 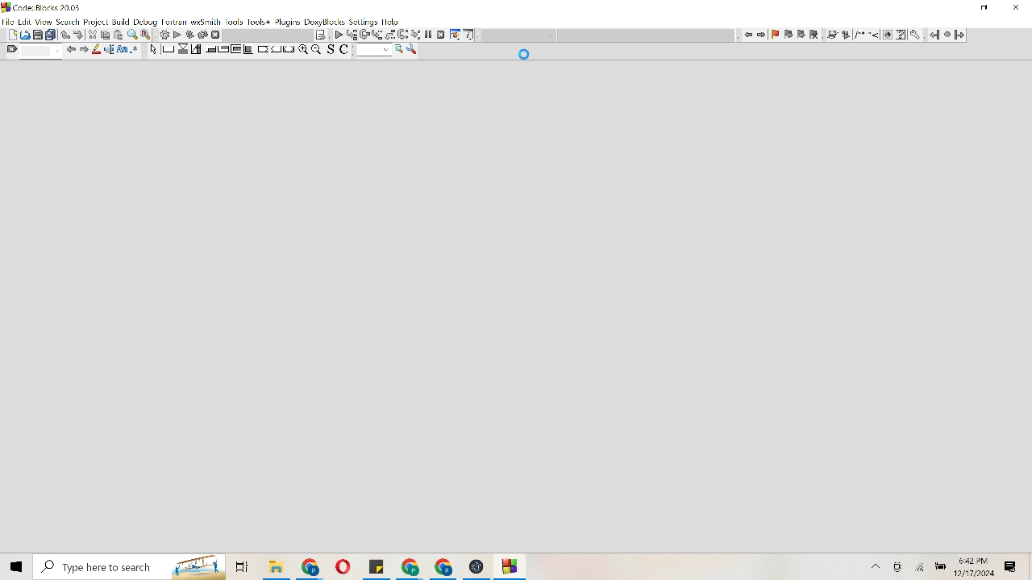 What do you see at coordinates (85, 49) in the screenshot?
I see `Move right` at bounding box center [85, 49].